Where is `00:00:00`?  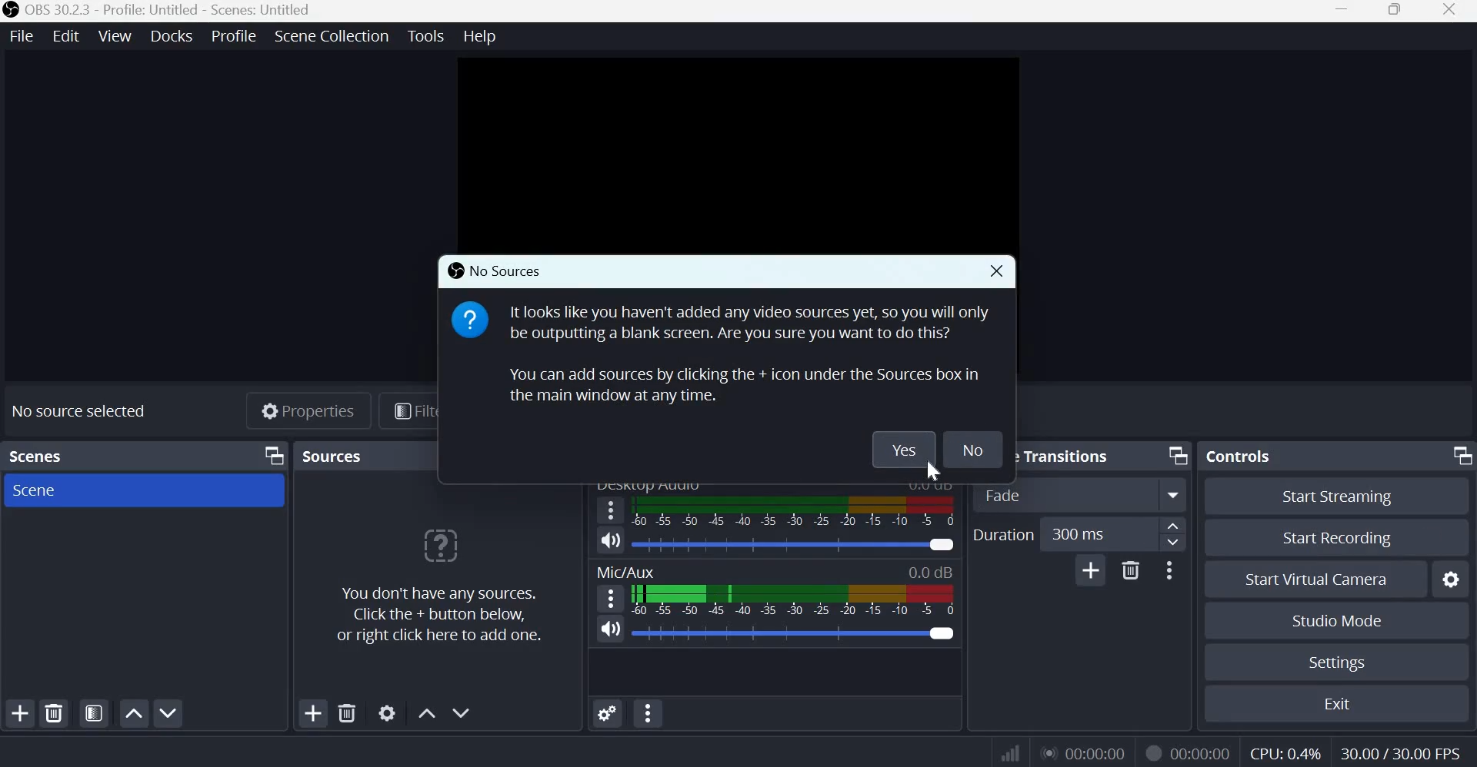 00:00:00 is located at coordinates (1084, 751).